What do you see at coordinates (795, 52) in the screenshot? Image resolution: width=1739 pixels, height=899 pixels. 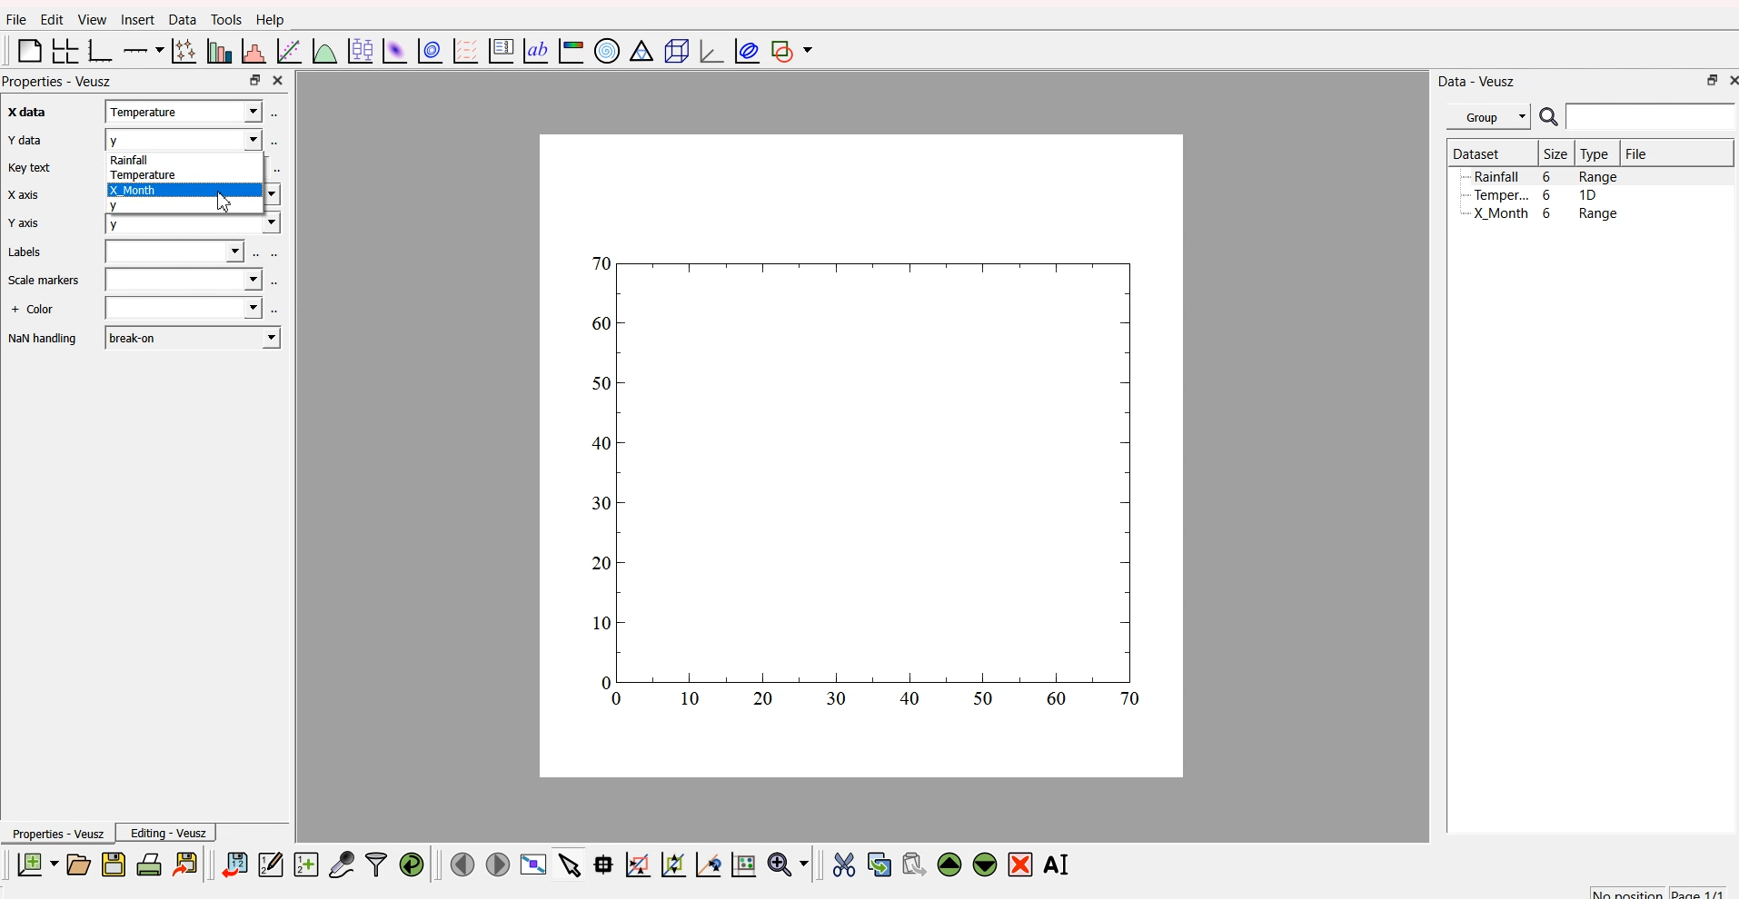 I see `add shape to plot` at bounding box center [795, 52].